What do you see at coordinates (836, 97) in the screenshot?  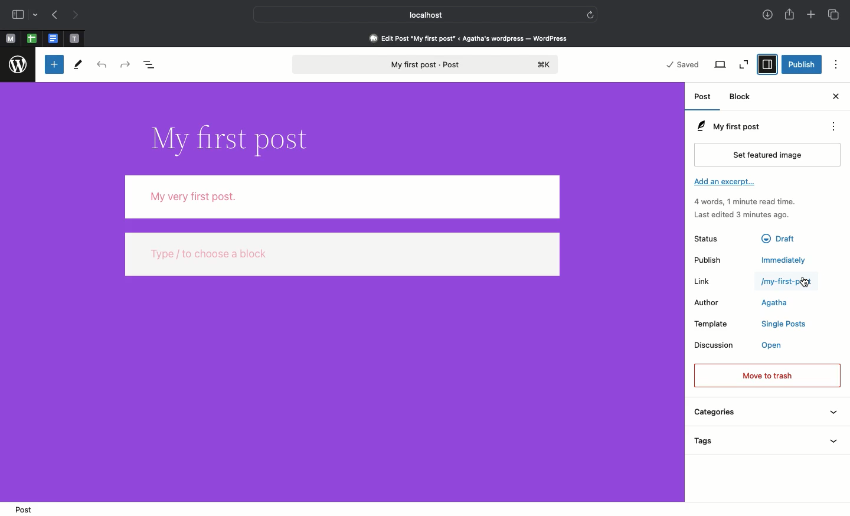 I see `Close` at bounding box center [836, 97].